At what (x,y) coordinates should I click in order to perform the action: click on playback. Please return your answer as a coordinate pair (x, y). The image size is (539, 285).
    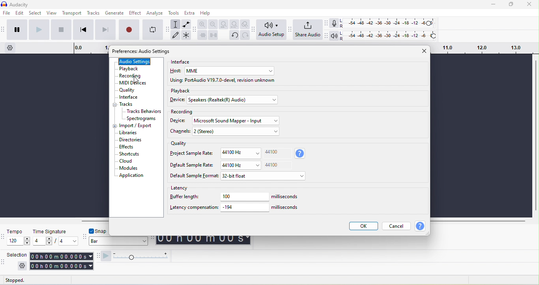
    Looking at the image, I should click on (182, 90).